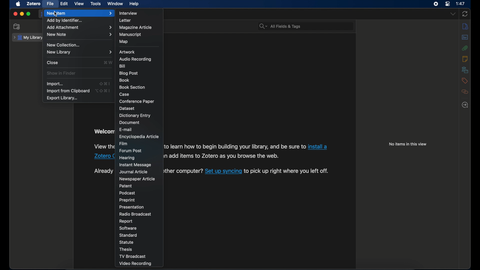 The image size is (480, 270). Describe the element at coordinates (131, 34) in the screenshot. I see `manuscript` at that location.